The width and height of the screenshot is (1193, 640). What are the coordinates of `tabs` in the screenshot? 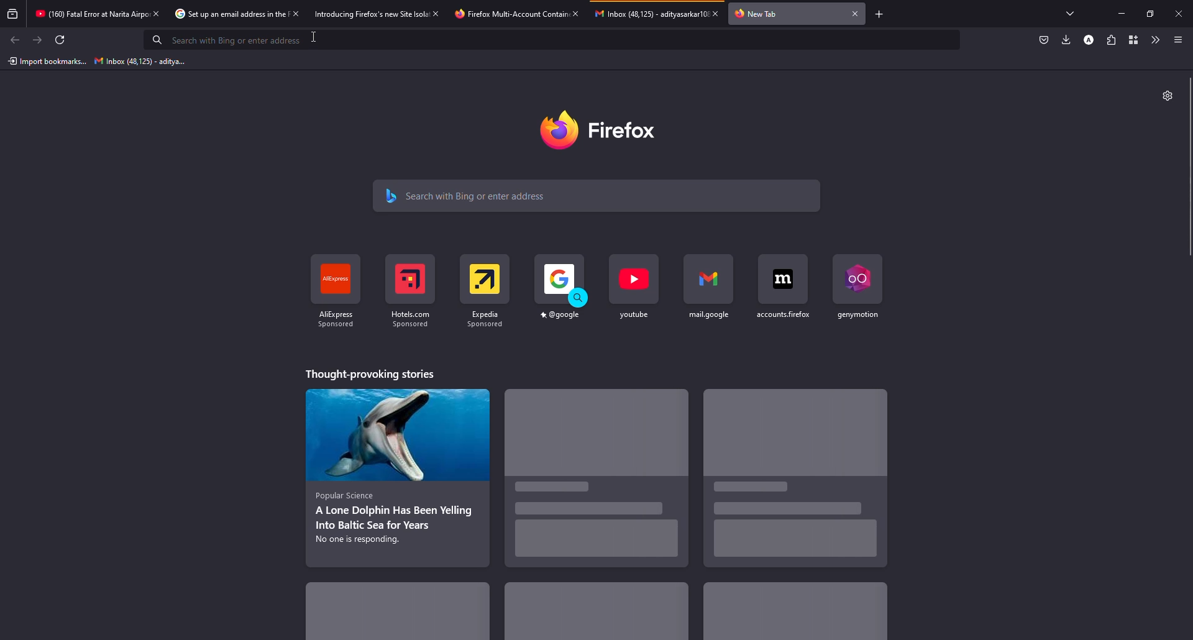 It's located at (1074, 14).